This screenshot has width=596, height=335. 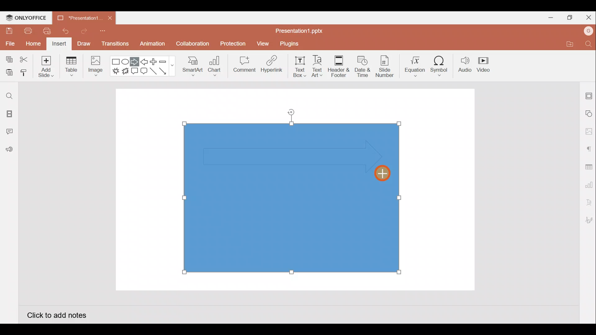 I want to click on Protection, so click(x=231, y=44).